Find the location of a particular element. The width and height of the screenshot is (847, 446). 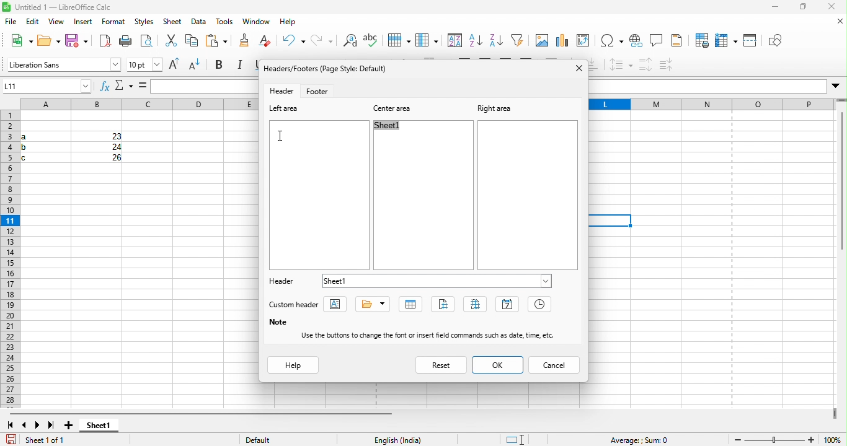

headers and footers is located at coordinates (679, 42).